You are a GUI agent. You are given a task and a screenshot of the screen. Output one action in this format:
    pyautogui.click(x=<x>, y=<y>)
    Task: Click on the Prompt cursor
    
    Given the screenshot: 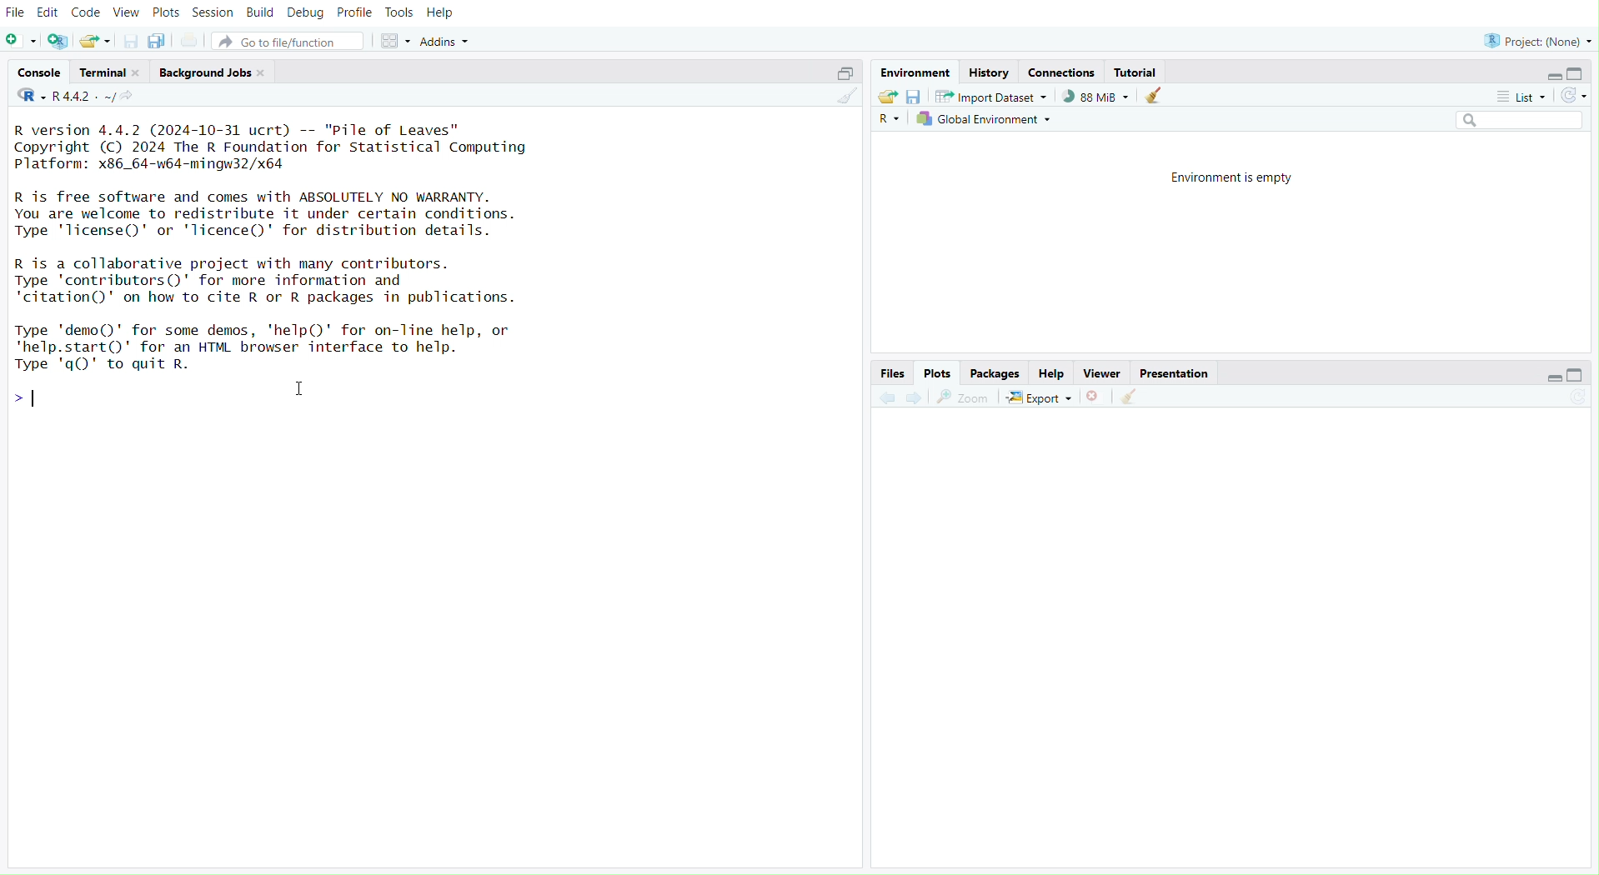 What is the action you would take?
    pyautogui.click(x=30, y=399)
    